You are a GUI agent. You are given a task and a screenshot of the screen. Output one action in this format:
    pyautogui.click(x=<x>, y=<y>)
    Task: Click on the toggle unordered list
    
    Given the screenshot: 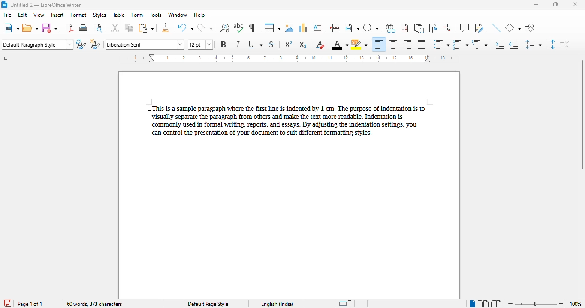 What is the action you would take?
    pyautogui.click(x=441, y=44)
    